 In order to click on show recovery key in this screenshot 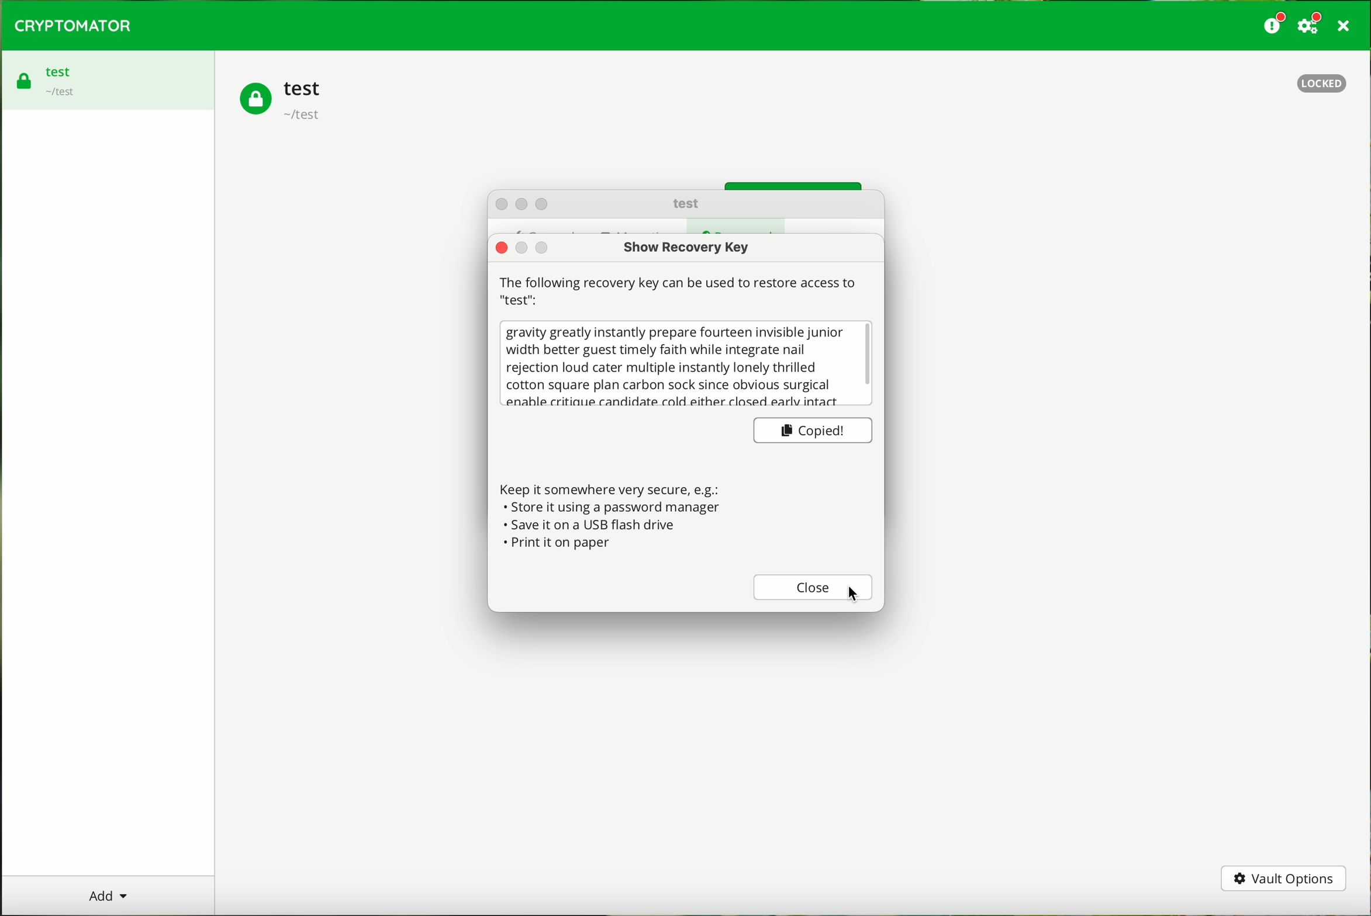, I will do `click(690, 247)`.